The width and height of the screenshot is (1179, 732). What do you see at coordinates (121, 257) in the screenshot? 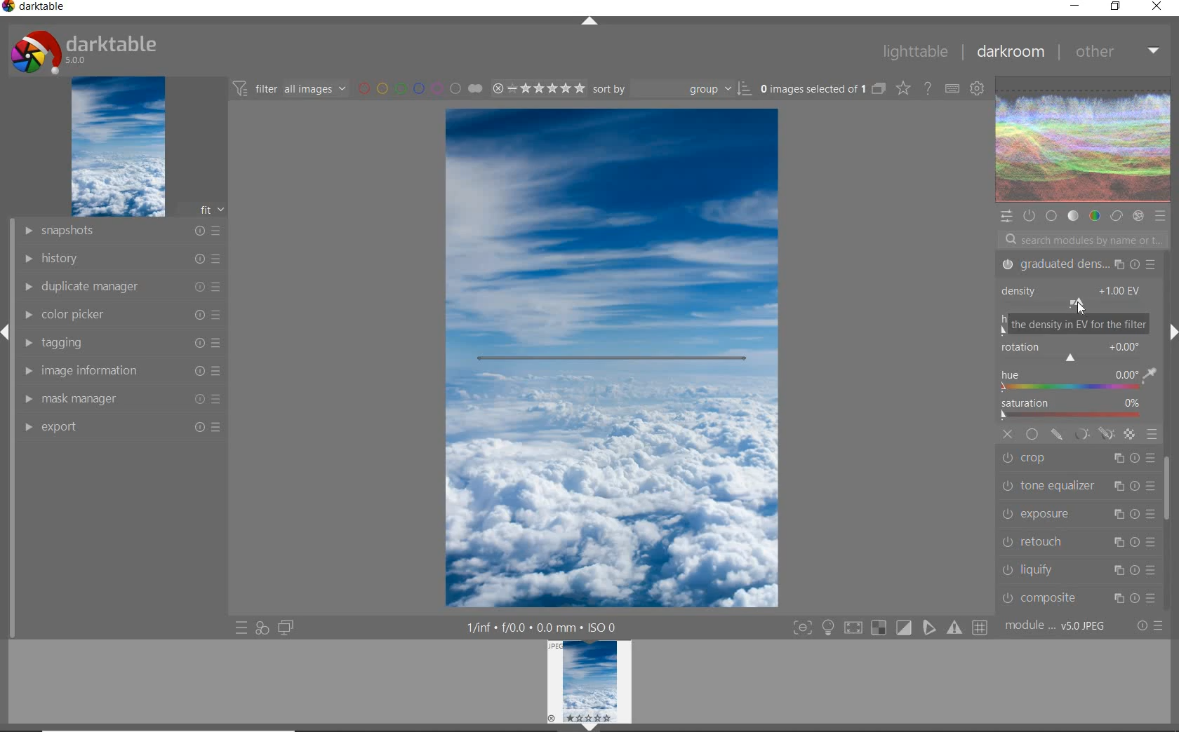
I see `HISTORY` at bounding box center [121, 257].